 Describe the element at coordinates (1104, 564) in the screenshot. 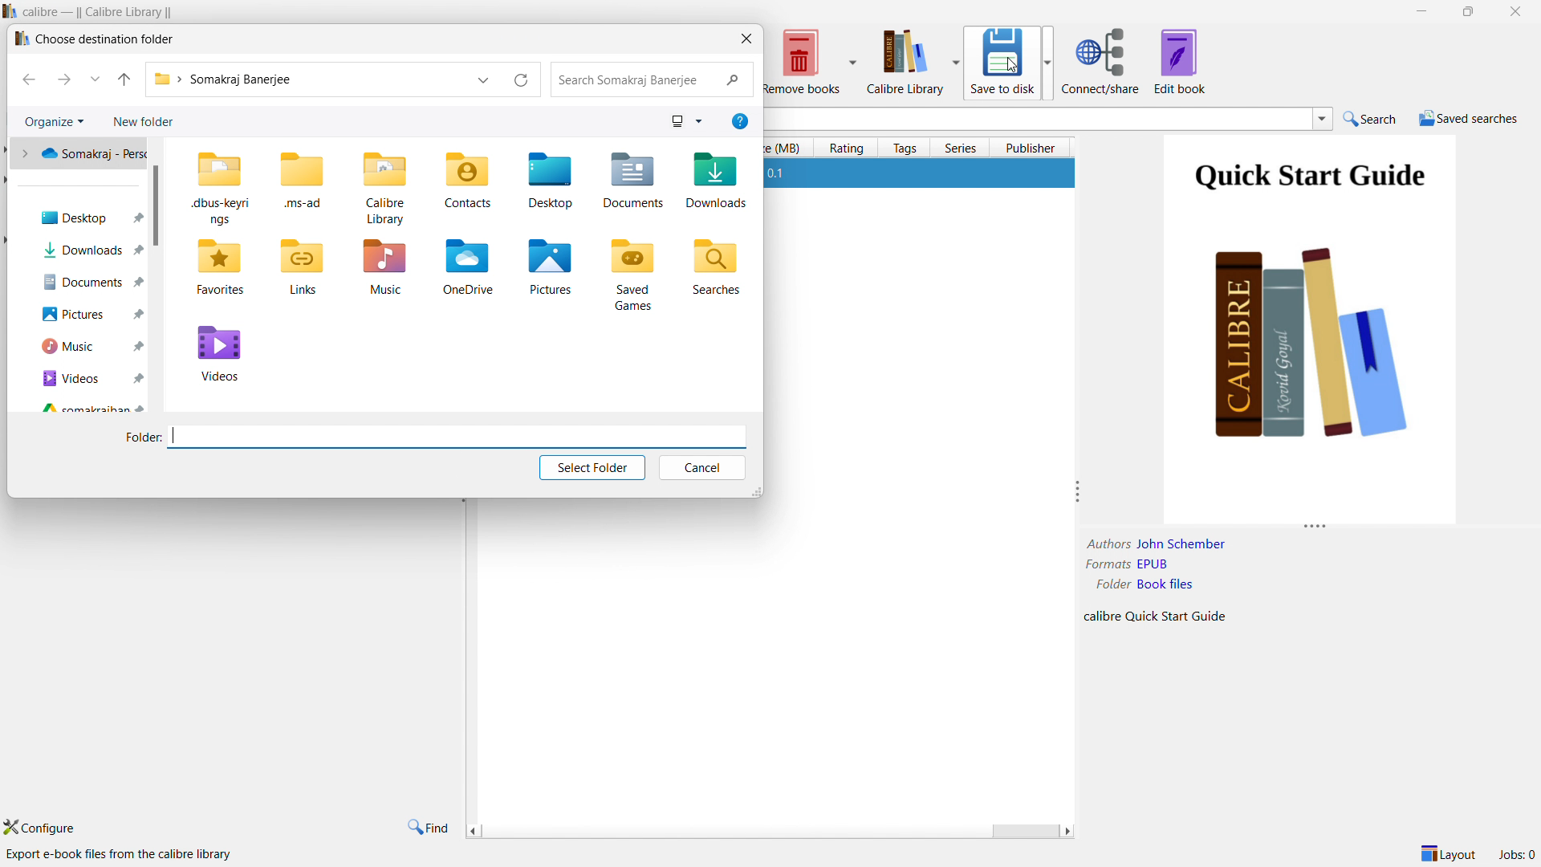

I see `Formats` at that location.